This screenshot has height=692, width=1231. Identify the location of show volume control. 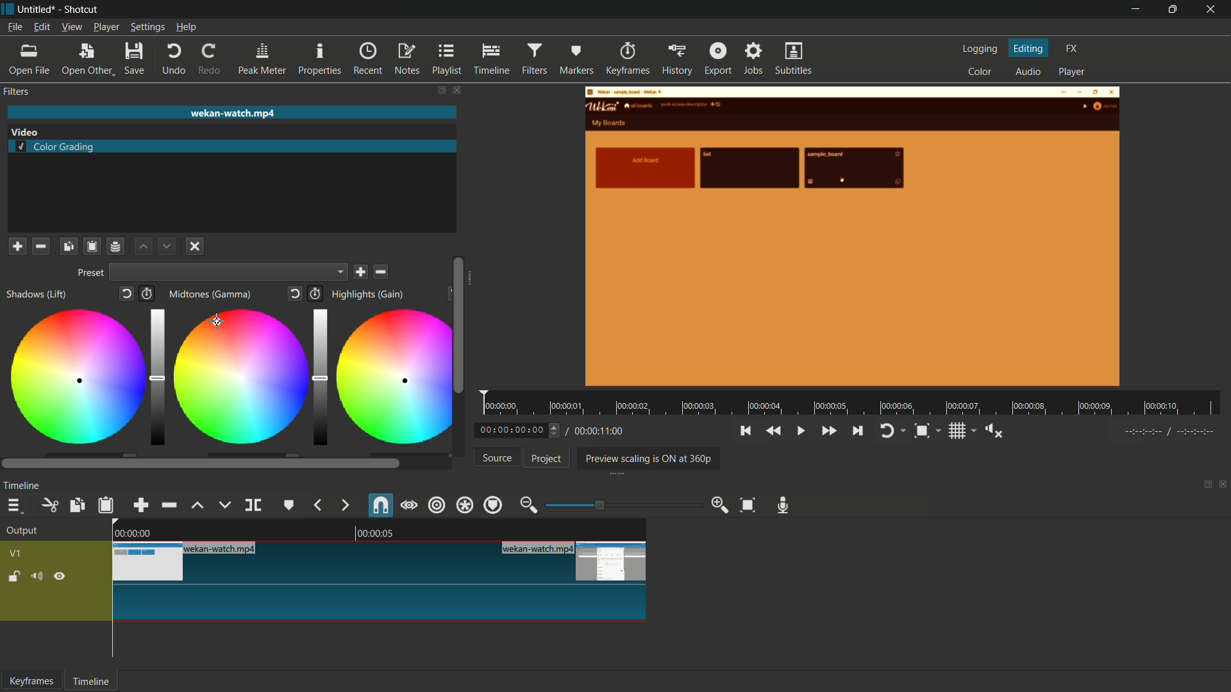
(995, 431).